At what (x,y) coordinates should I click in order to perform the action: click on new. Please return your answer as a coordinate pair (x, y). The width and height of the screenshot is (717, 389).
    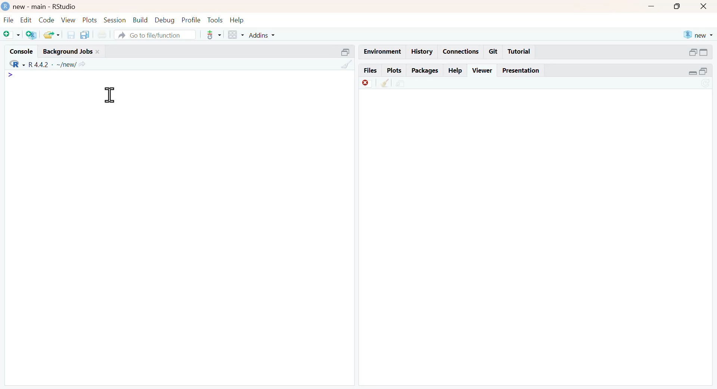
    Looking at the image, I should click on (699, 34).